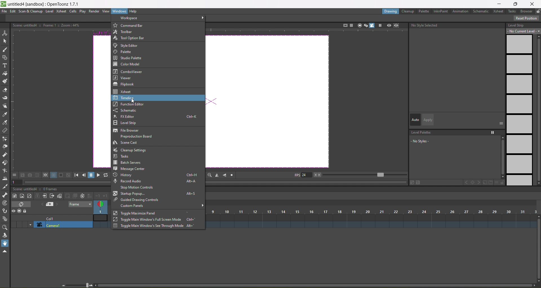 This screenshot has height=288, width=541. I want to click on windows, so click(119, 11).